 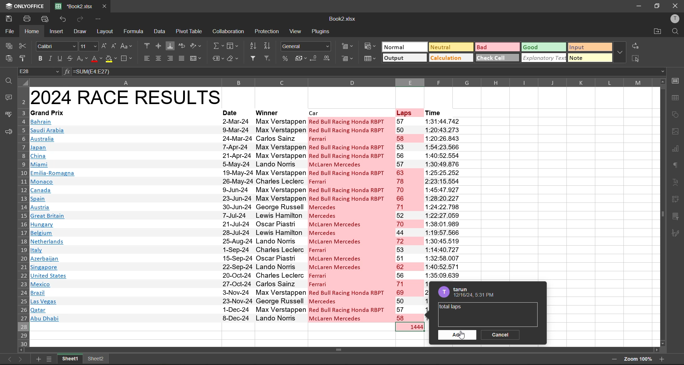 I want to click on print, so click(x=27, y=19).